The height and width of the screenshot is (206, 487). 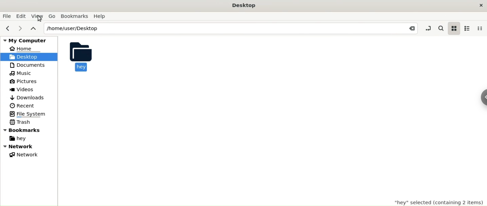 What do you see at coordinates (37, 16) in the screenshot?
I see `View` at bounding box center [37, 16].